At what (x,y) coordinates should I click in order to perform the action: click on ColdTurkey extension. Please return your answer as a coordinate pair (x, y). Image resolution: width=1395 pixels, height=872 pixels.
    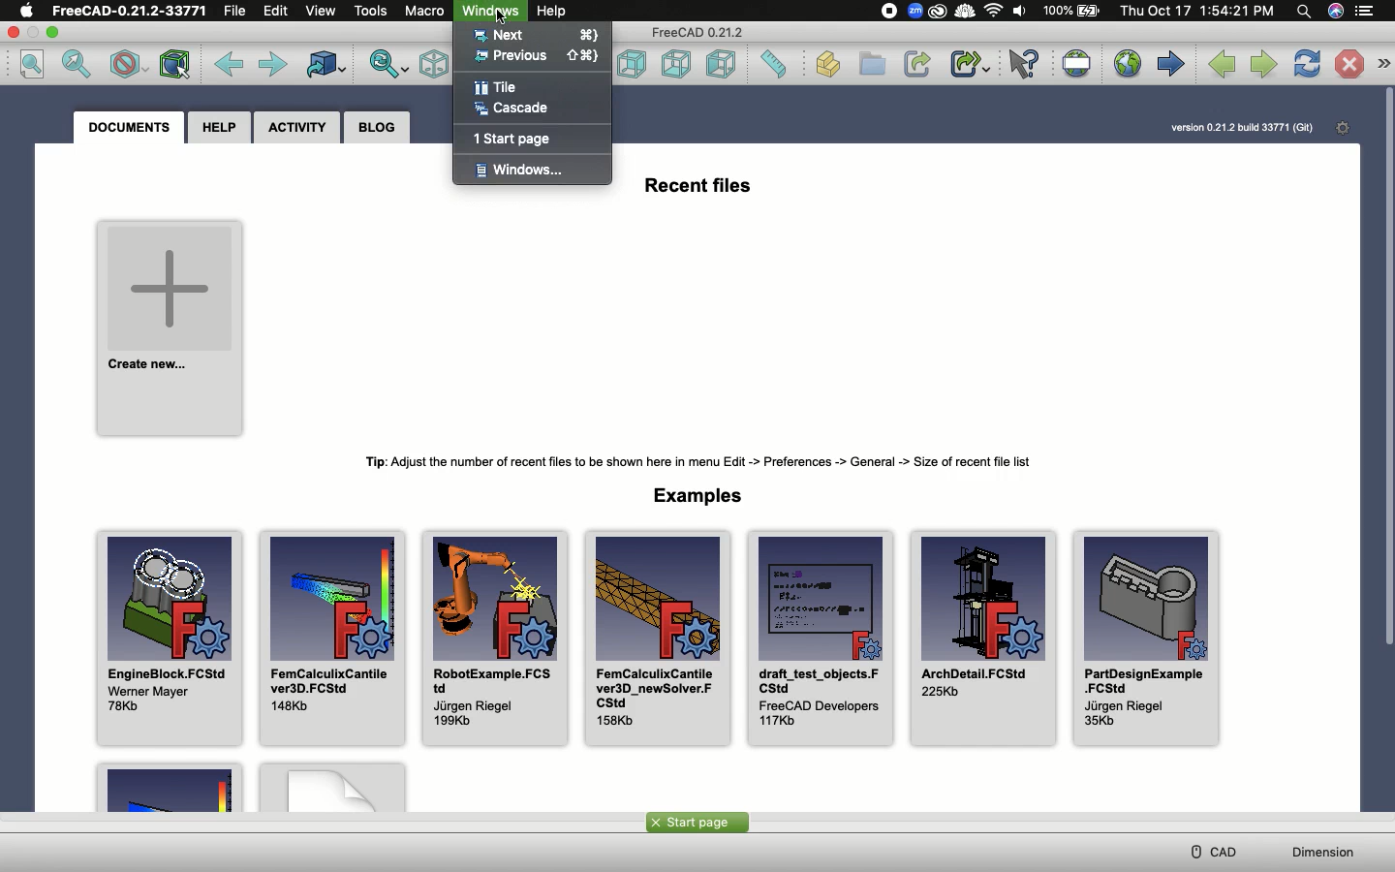
    Looking at the image, I should click on (963, 13).